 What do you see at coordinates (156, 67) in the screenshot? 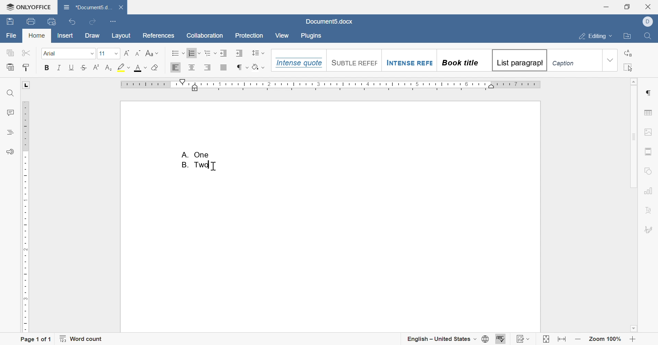
I see `Clear style` at bounding box center [156, 67].